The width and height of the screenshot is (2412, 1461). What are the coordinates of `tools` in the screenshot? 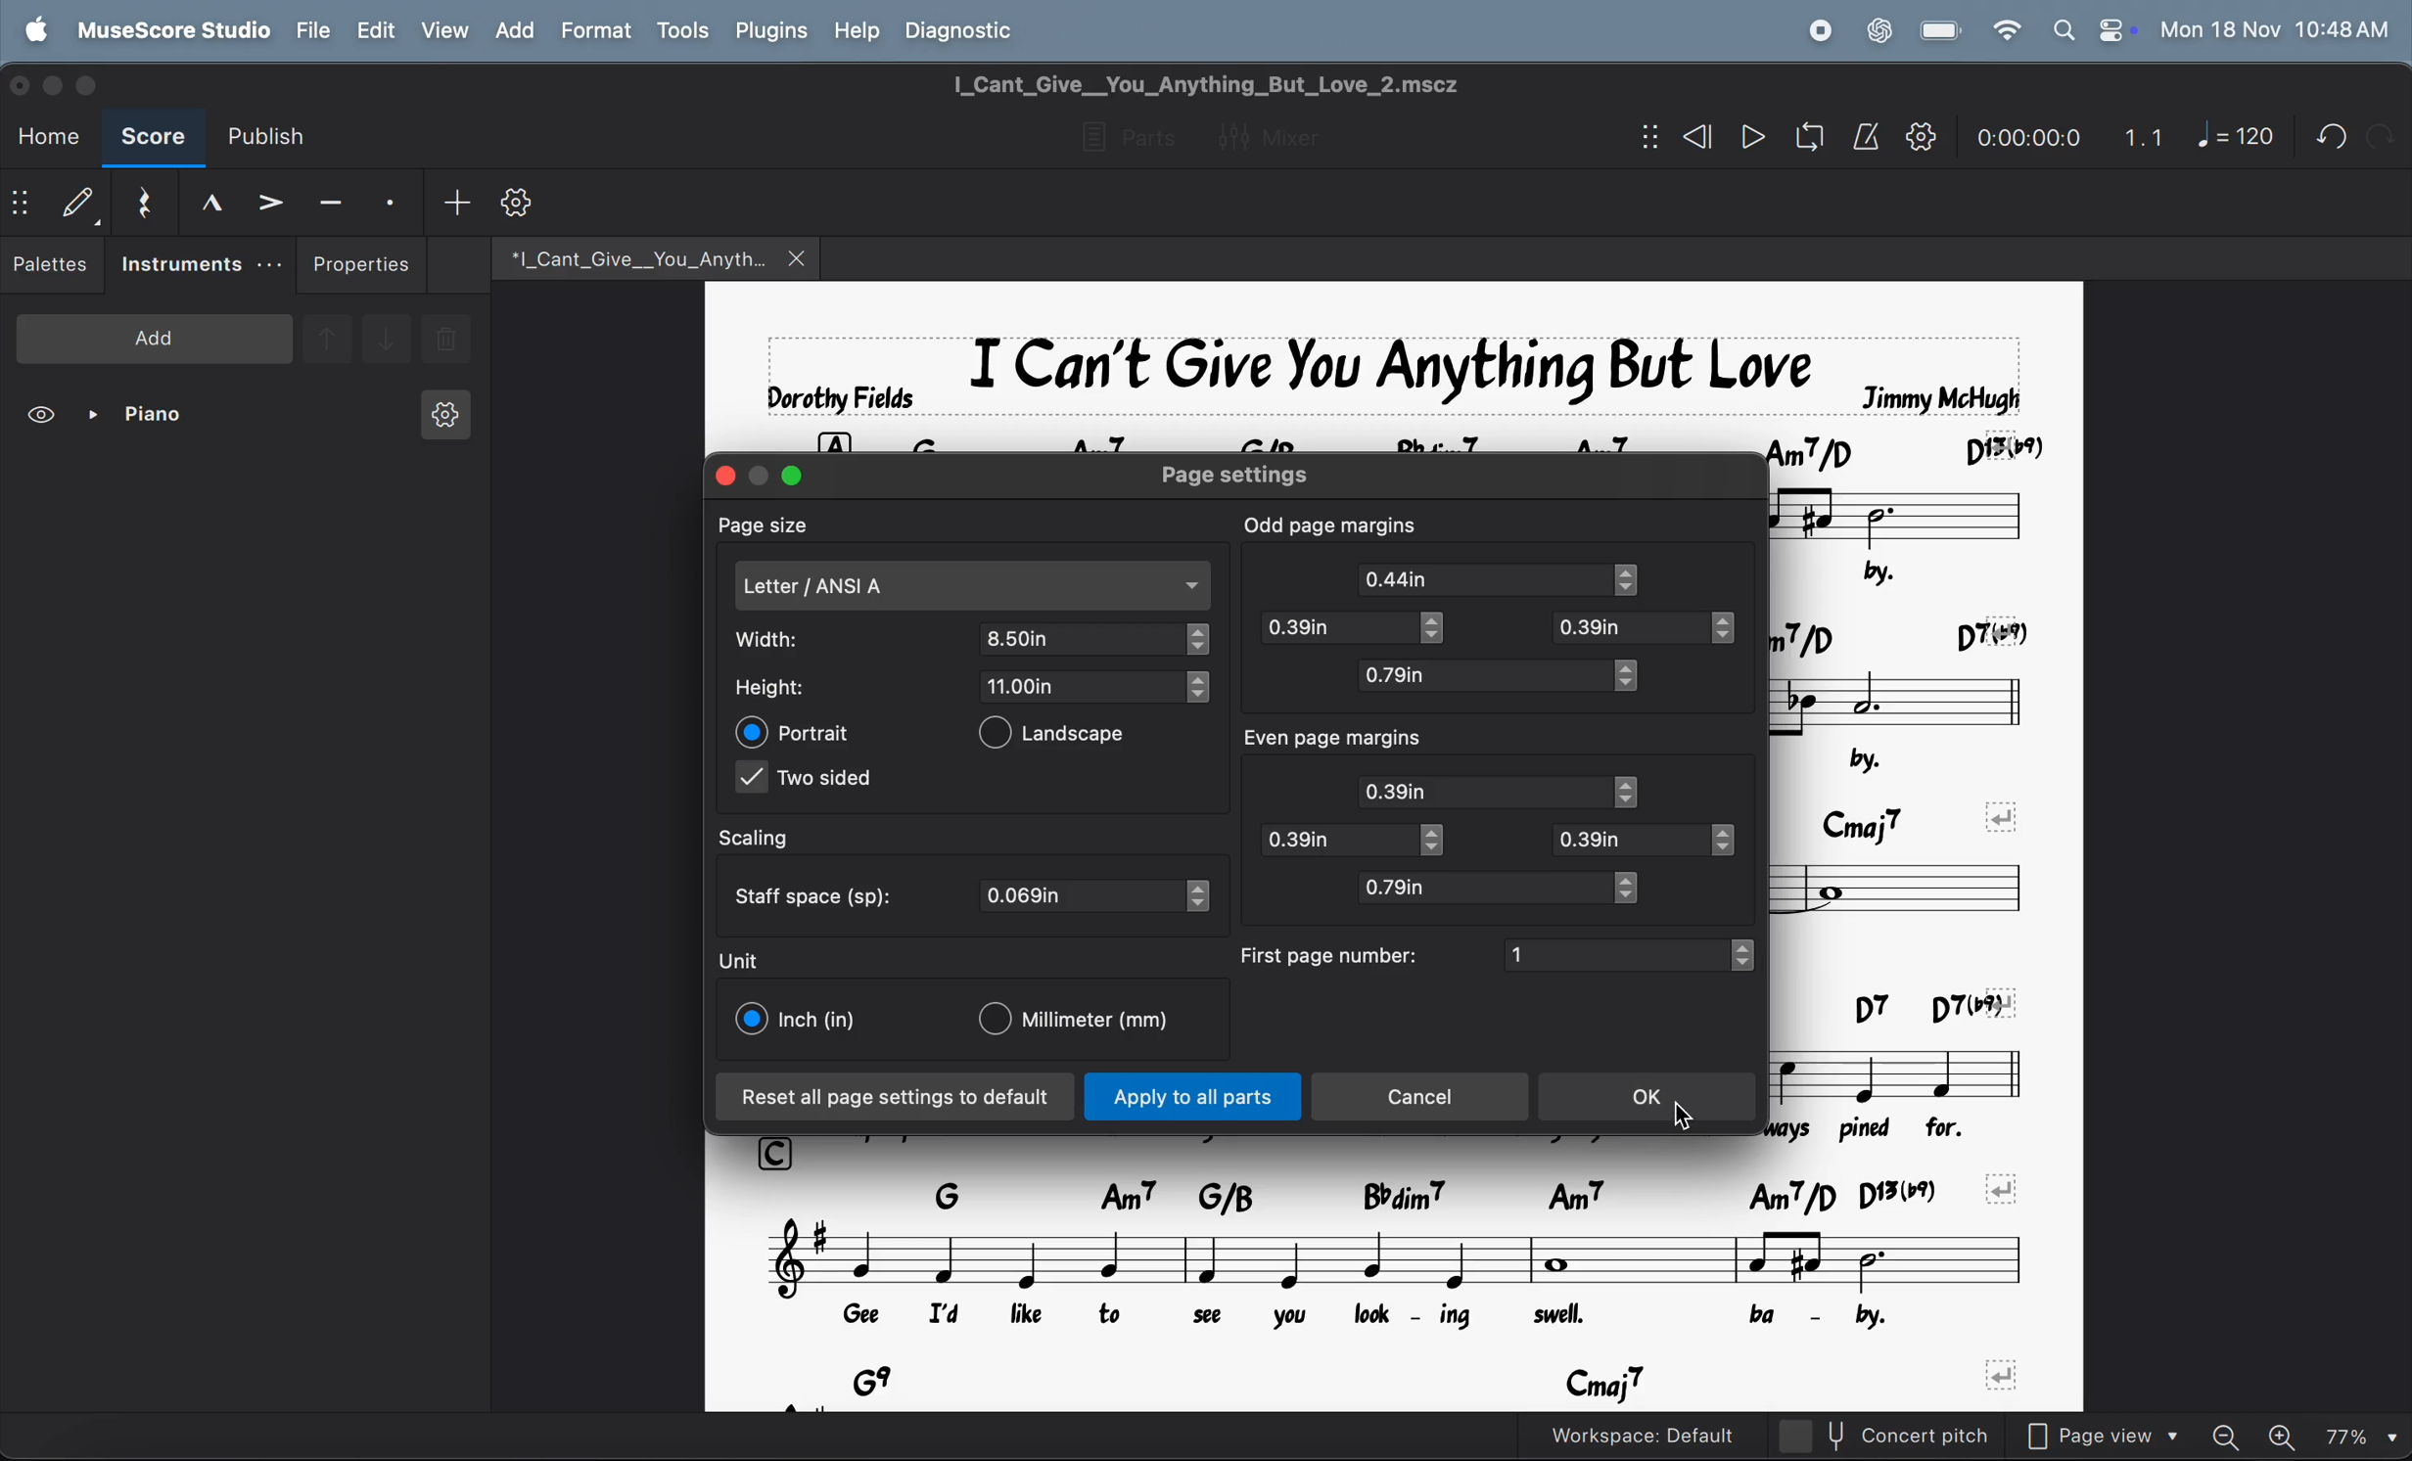 It's located at (682, 32).